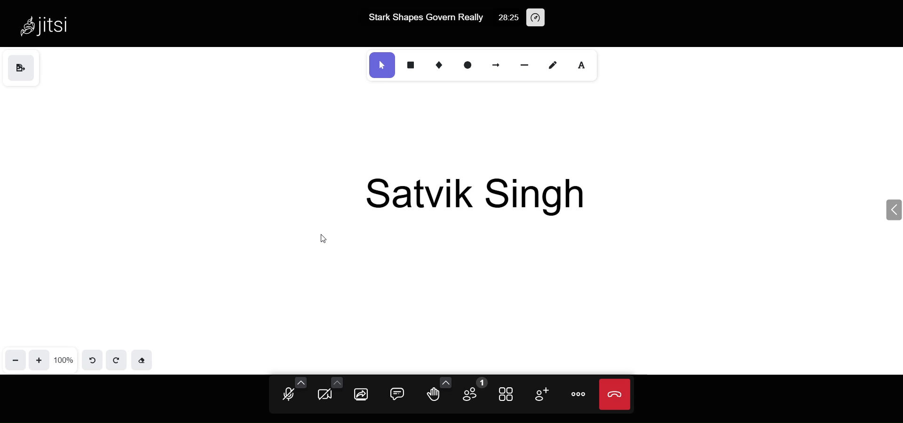  Describe the element at coordinates (362, 395) in the screenshot. I see `screen share` at that location.